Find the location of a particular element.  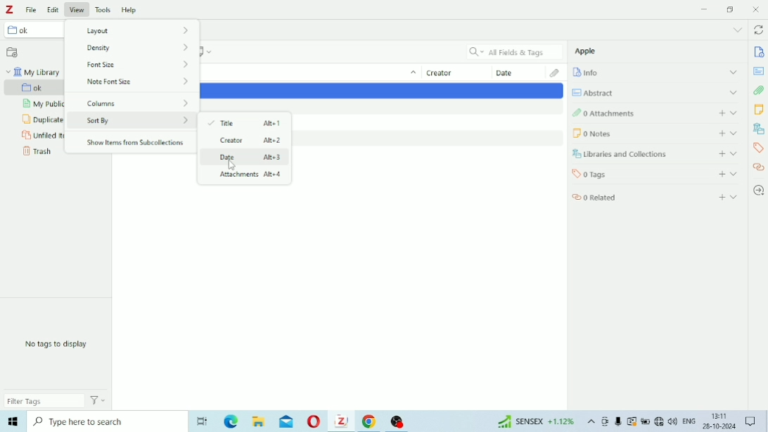

Locate is located at coordinates (760, 190).